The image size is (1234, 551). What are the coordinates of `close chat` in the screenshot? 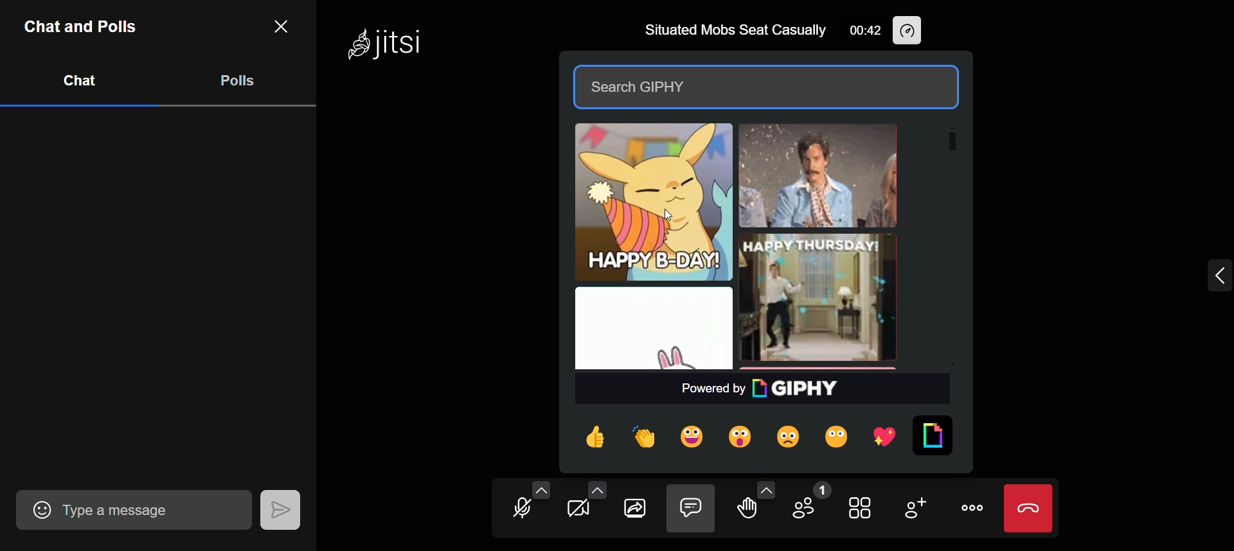 It's located at (690, 508).